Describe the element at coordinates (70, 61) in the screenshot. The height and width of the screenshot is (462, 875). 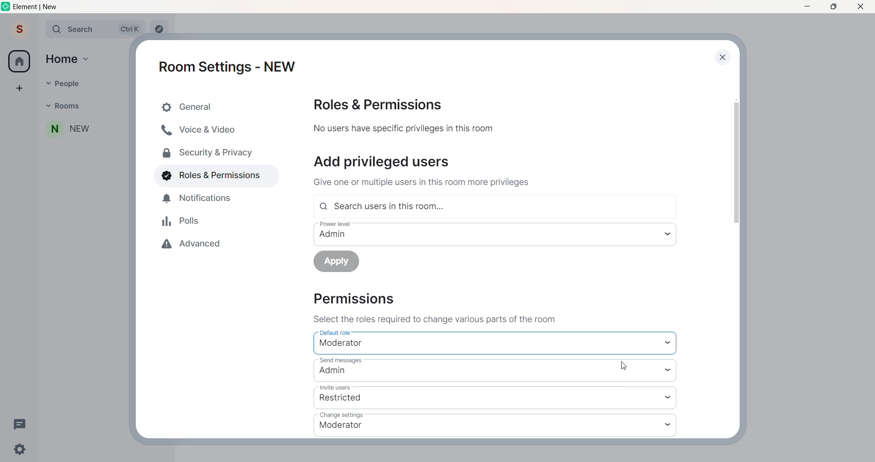
I see `home option` at that location.